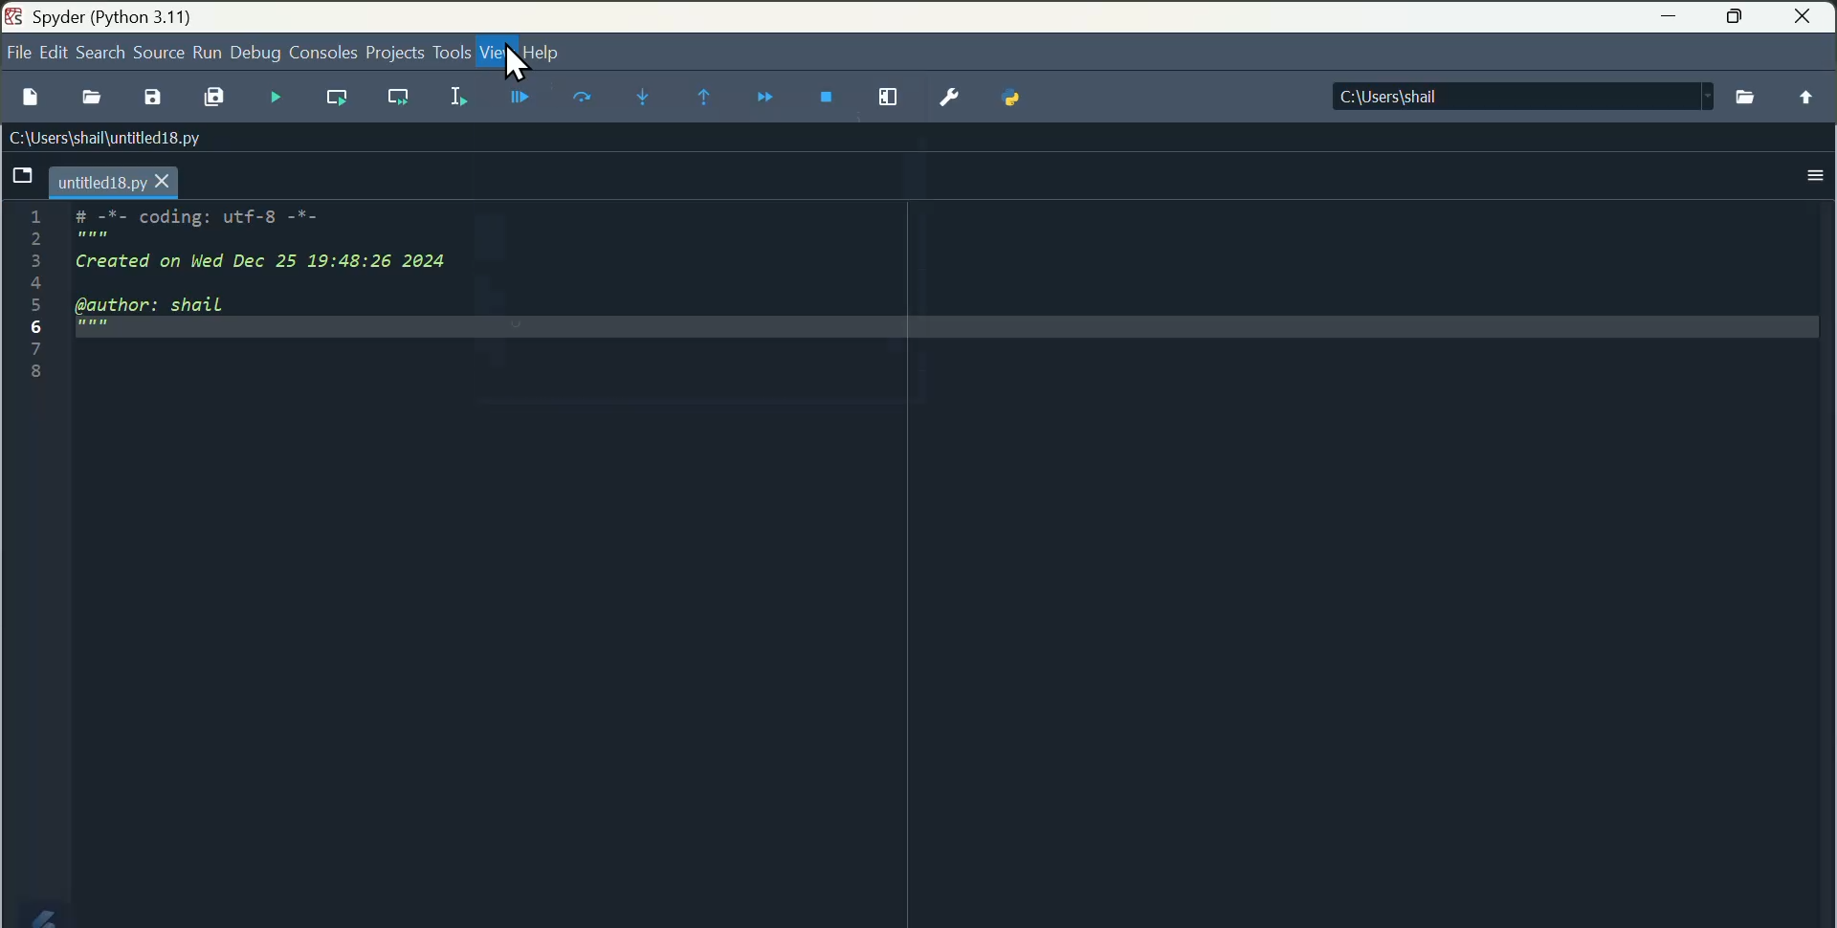 The width and height of the screenshot is (1837, 928). I want to click on Python path manager, so click(1007, 101).